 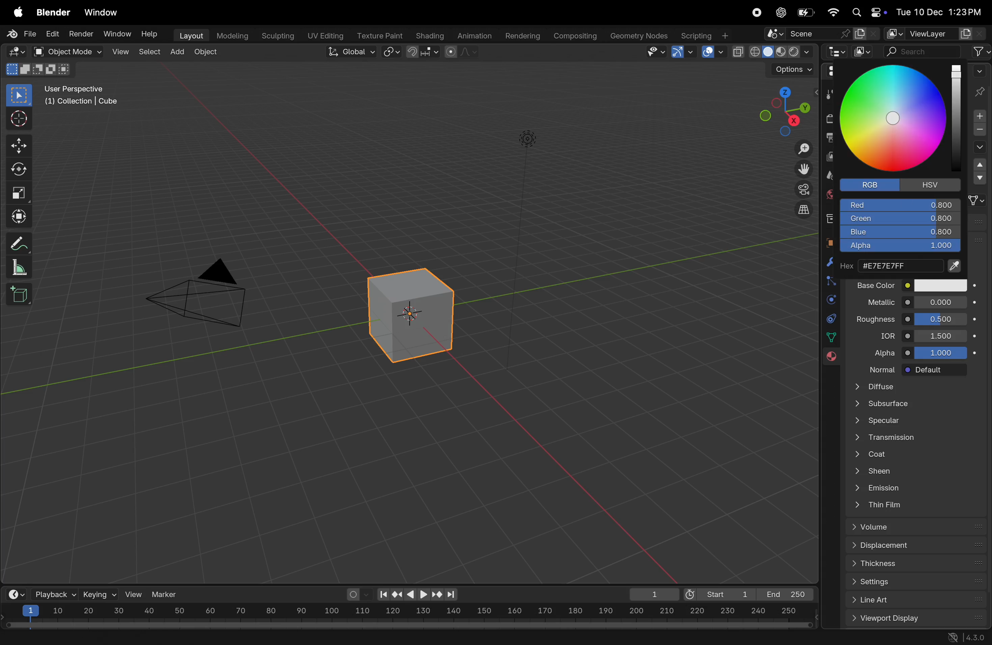 I want to click on color, so click(x=939, y=285).